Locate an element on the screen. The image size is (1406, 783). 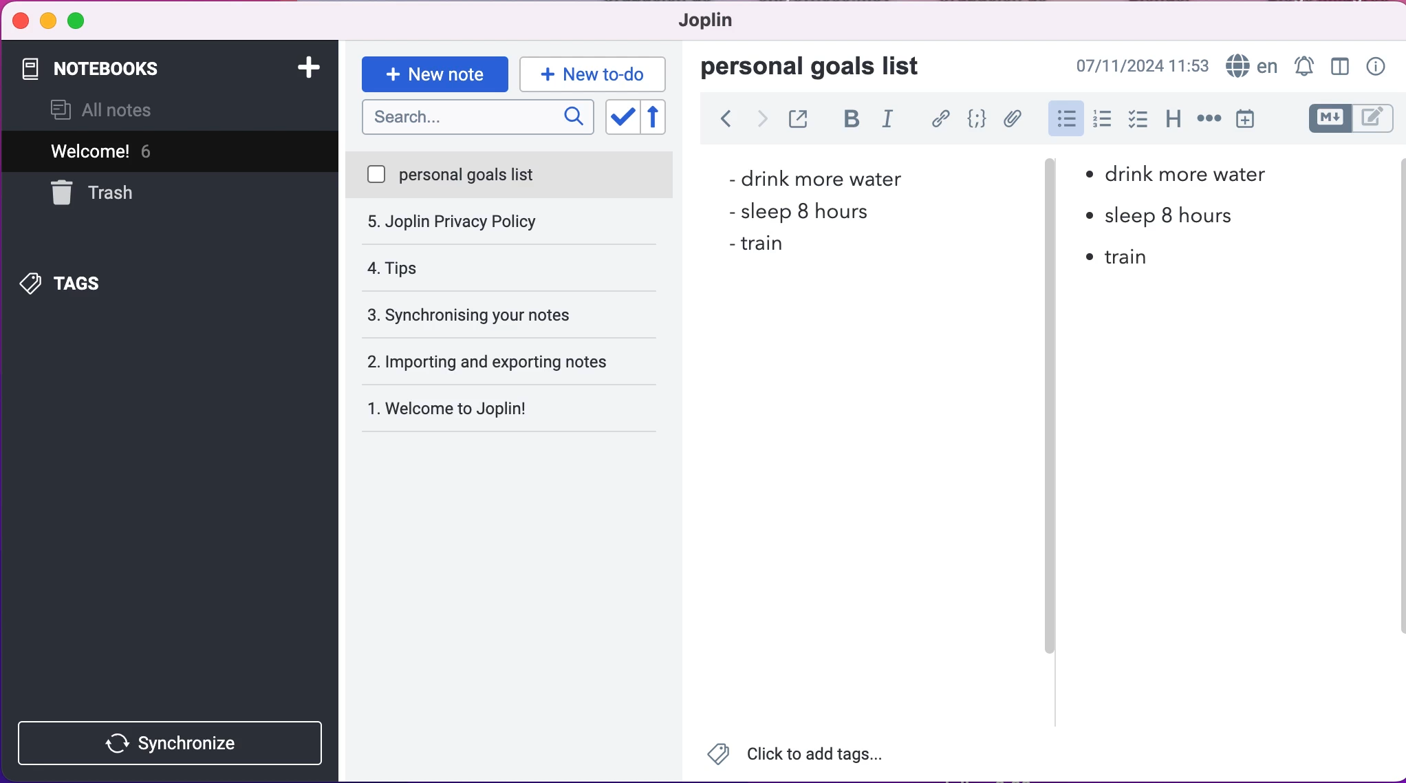
trash is located at coordinates (127, 193).